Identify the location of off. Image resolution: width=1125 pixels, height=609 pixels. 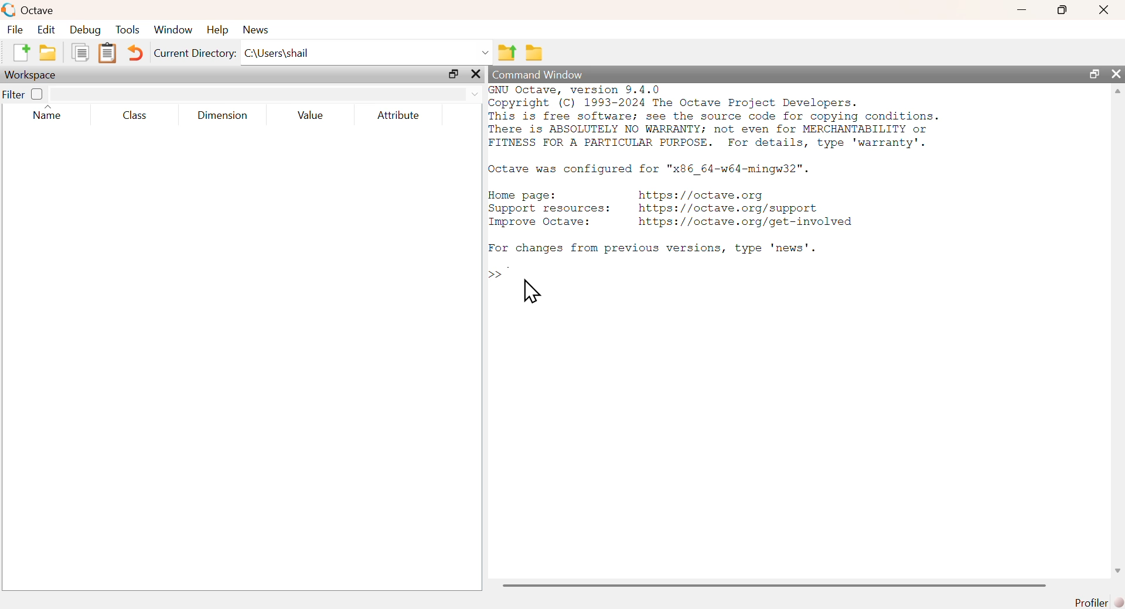
(37, 94).